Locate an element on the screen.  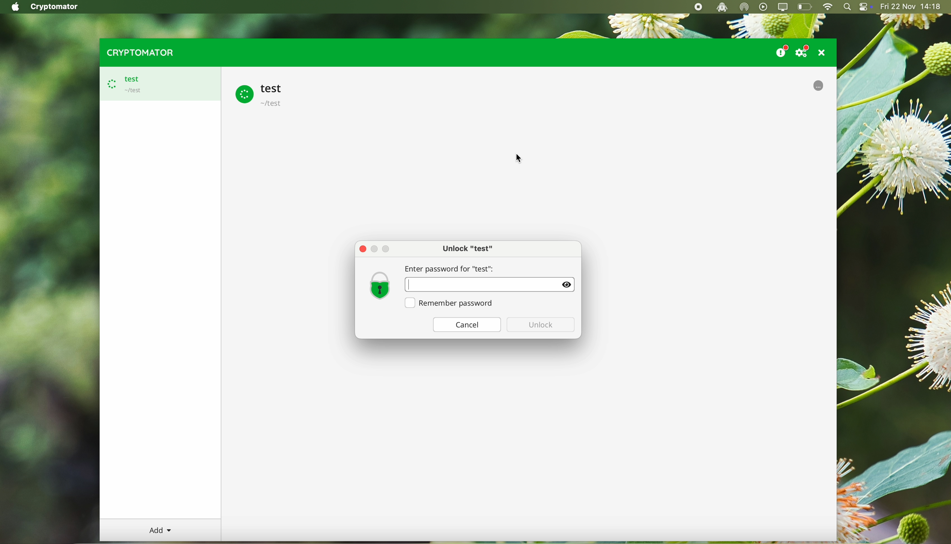
Minimize  is located at coordinates (376, 249).